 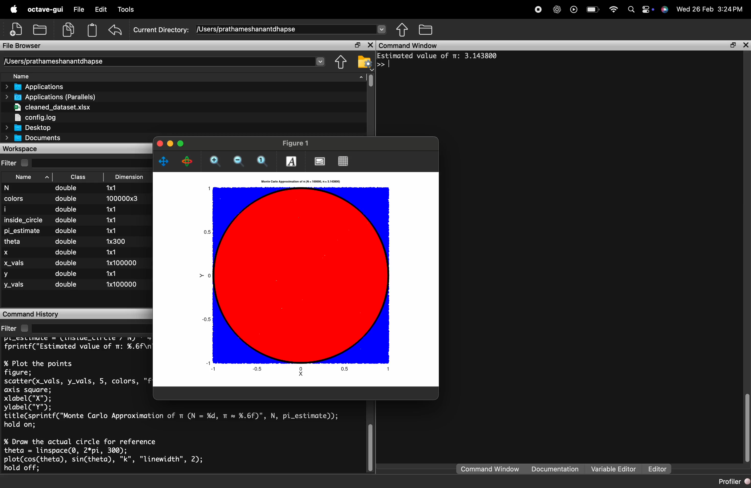 What do you see at coordinates (91, 328) in the screenshot?
I see `Search box` at bounding box center [91, 328].